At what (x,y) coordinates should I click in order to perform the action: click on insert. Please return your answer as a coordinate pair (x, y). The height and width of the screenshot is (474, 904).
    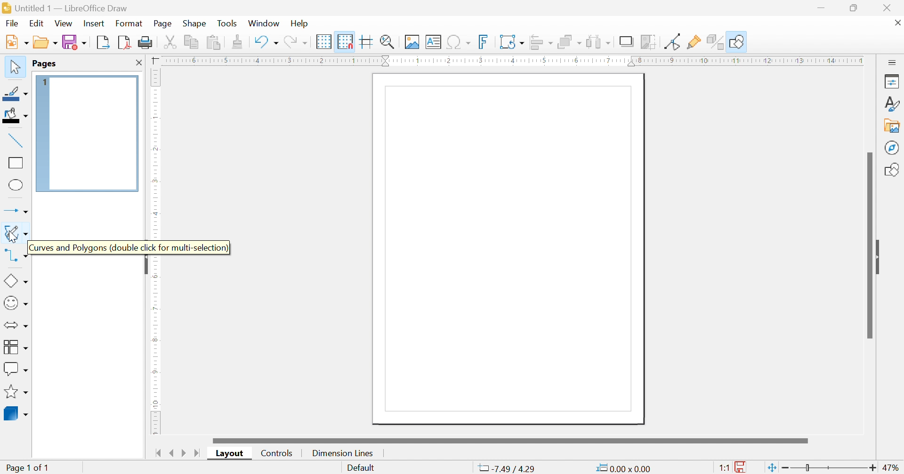
    Looking at the image, I should click on (93, 23).